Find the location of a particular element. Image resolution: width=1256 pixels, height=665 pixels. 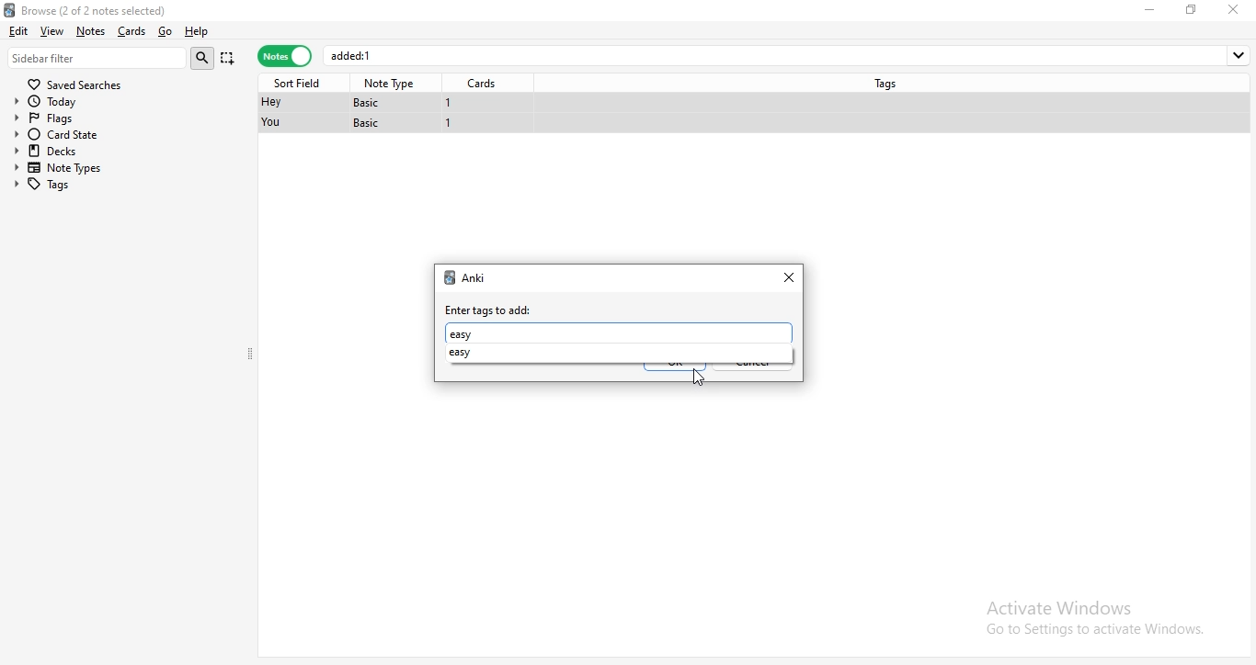

cards is located at coordinates (485, 84).